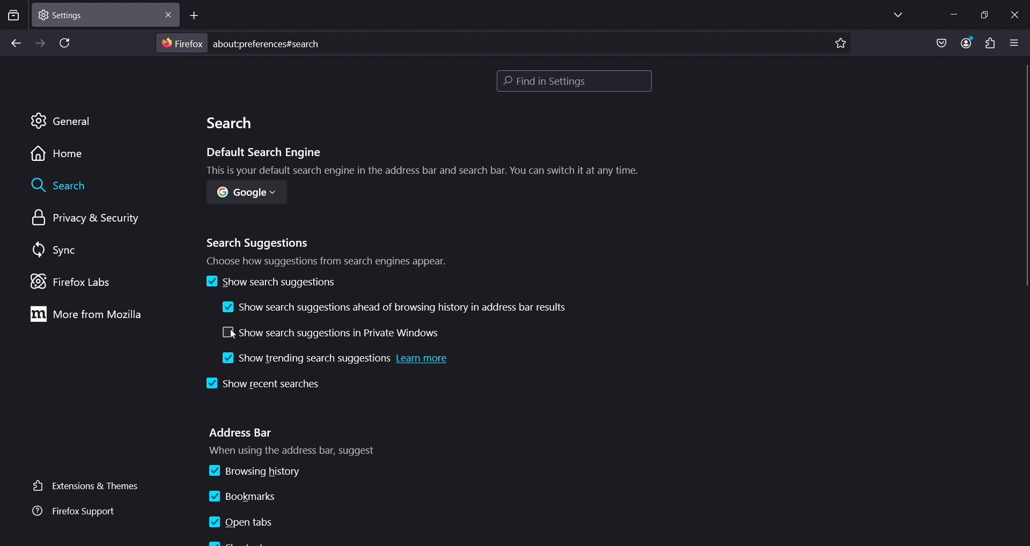 This screenshot has width=1030, height=546. What do you see at coordinates (416, 164) in the screenshot?
I see `Default Search Engine
This is your default search engine in the address bar and search bar. You can switch it at any time.` at bounding box center [416, 164].